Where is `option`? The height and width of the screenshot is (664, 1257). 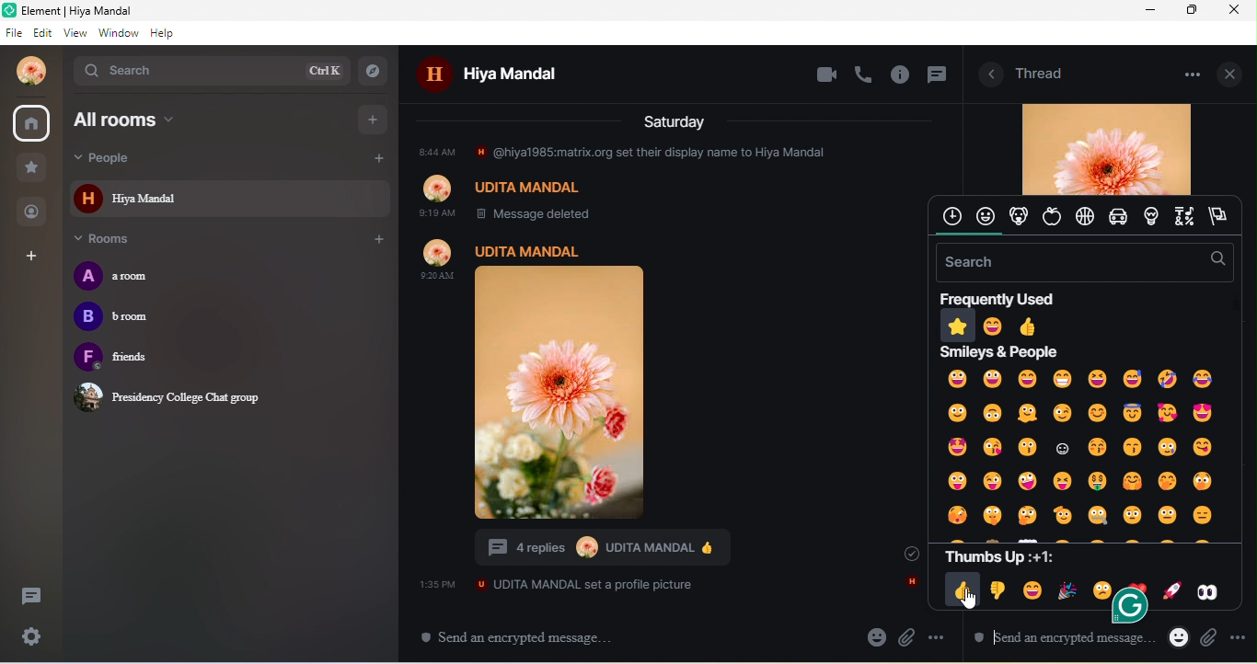 option is located at coordinates (1188, 74).